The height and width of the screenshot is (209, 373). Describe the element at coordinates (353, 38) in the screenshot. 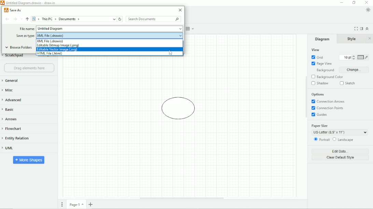

I see `Style` at that location.